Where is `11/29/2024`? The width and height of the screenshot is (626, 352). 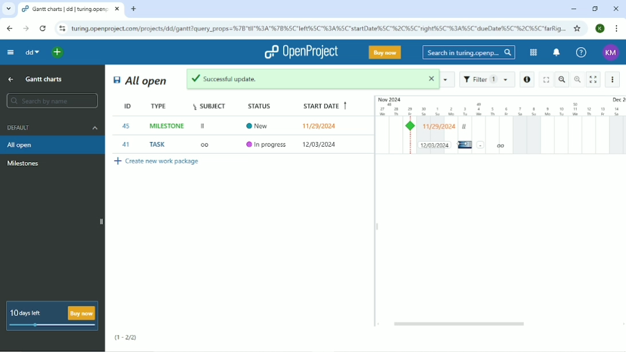
11/29/2024 is located at coordinates (320, 145).